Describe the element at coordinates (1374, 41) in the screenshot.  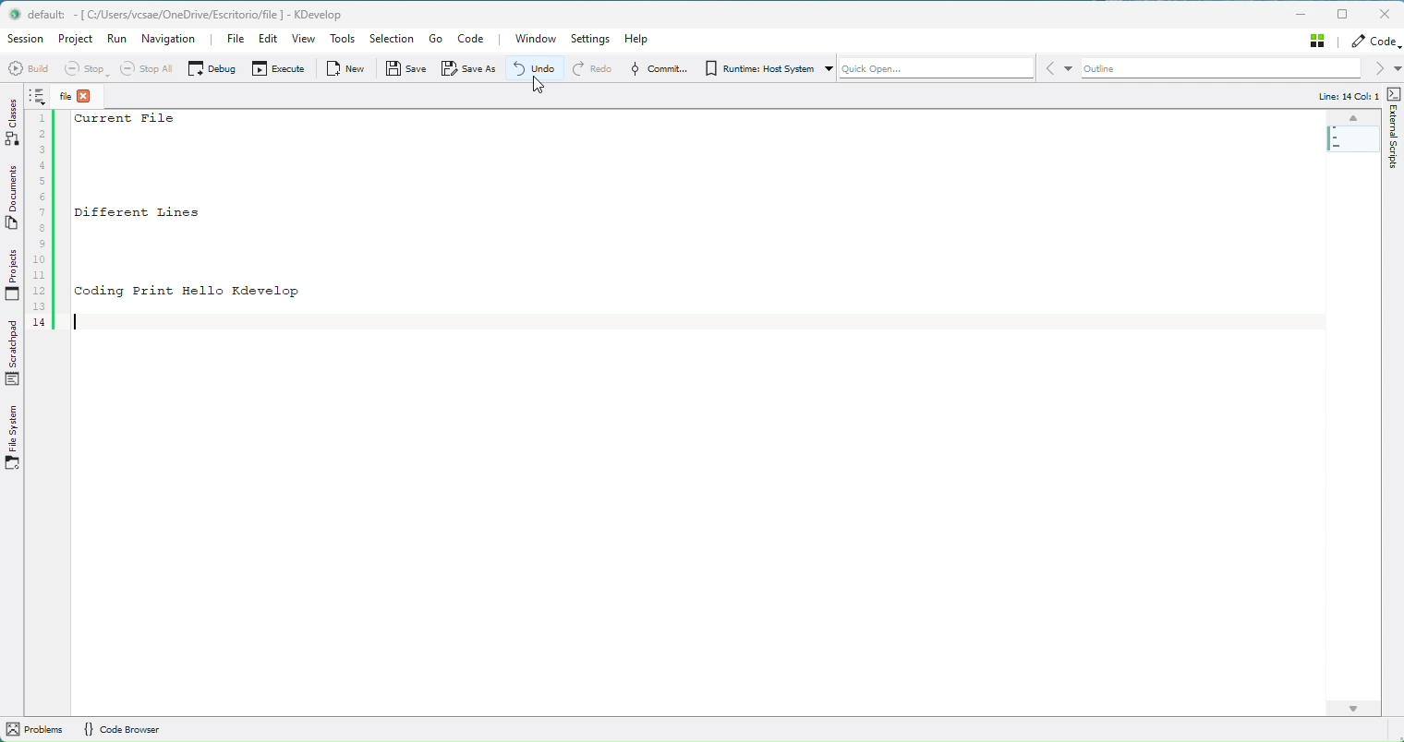
I see `Code` at that location.